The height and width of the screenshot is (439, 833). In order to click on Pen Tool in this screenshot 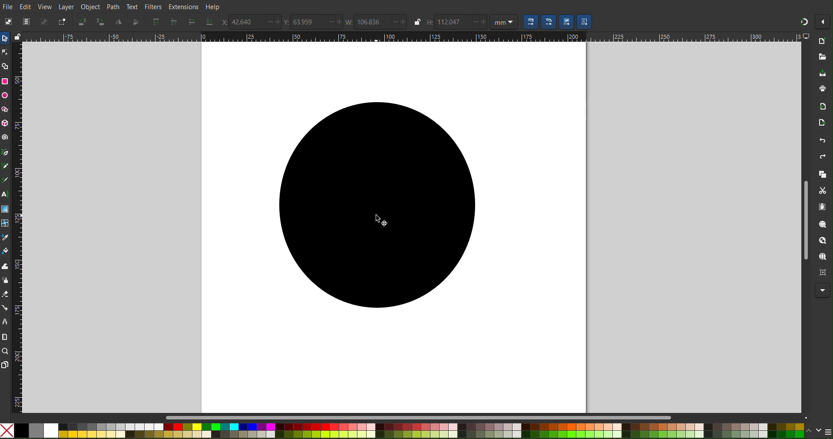, I will do `click(5, 152)`.